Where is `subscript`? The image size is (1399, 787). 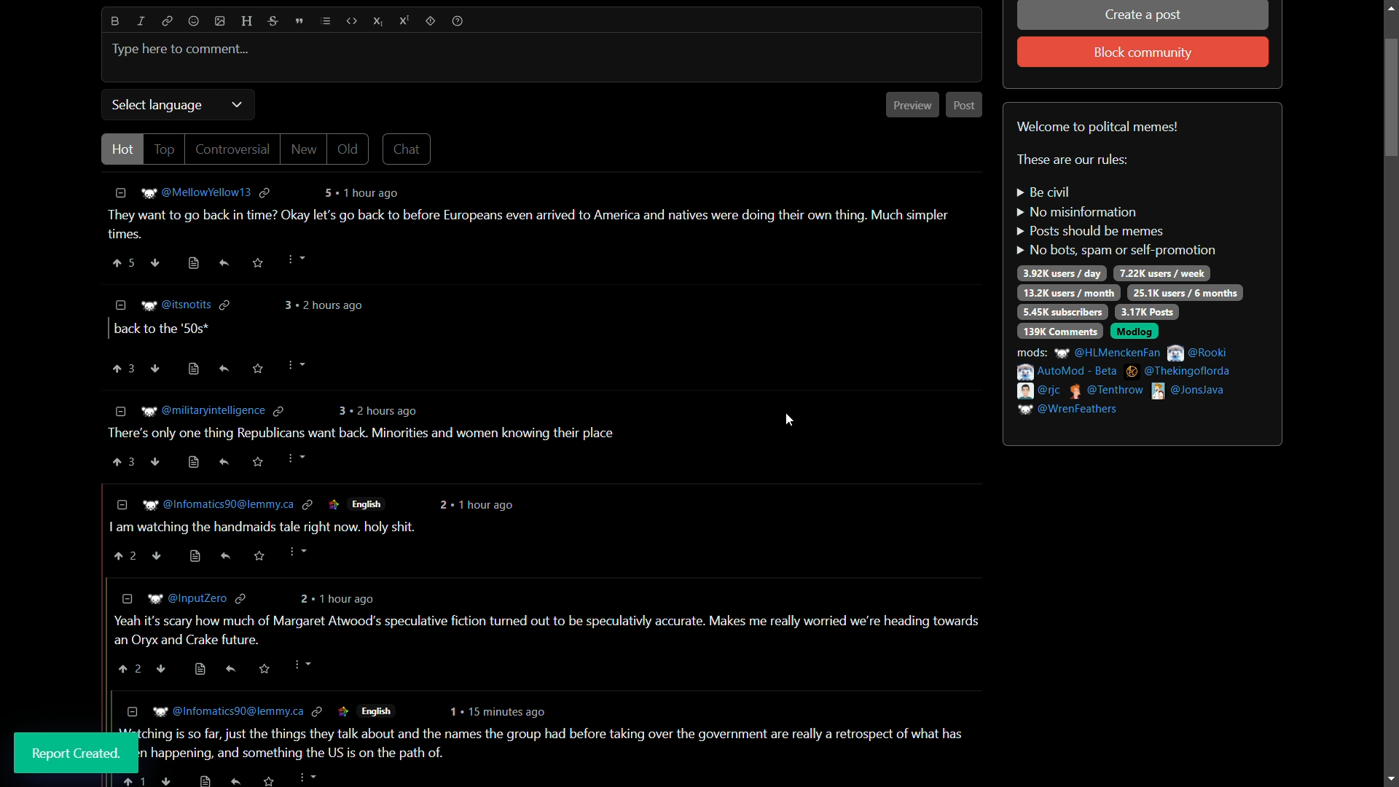 subscript is located at coordinates (378, 21).